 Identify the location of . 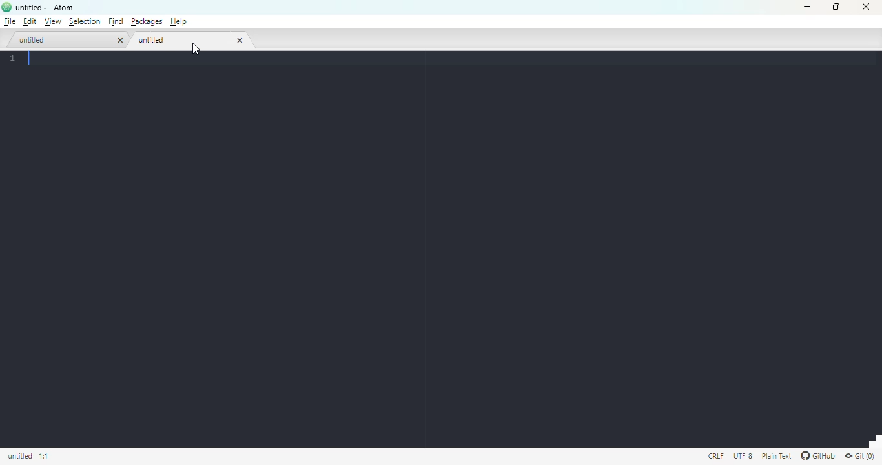
(20, 457).